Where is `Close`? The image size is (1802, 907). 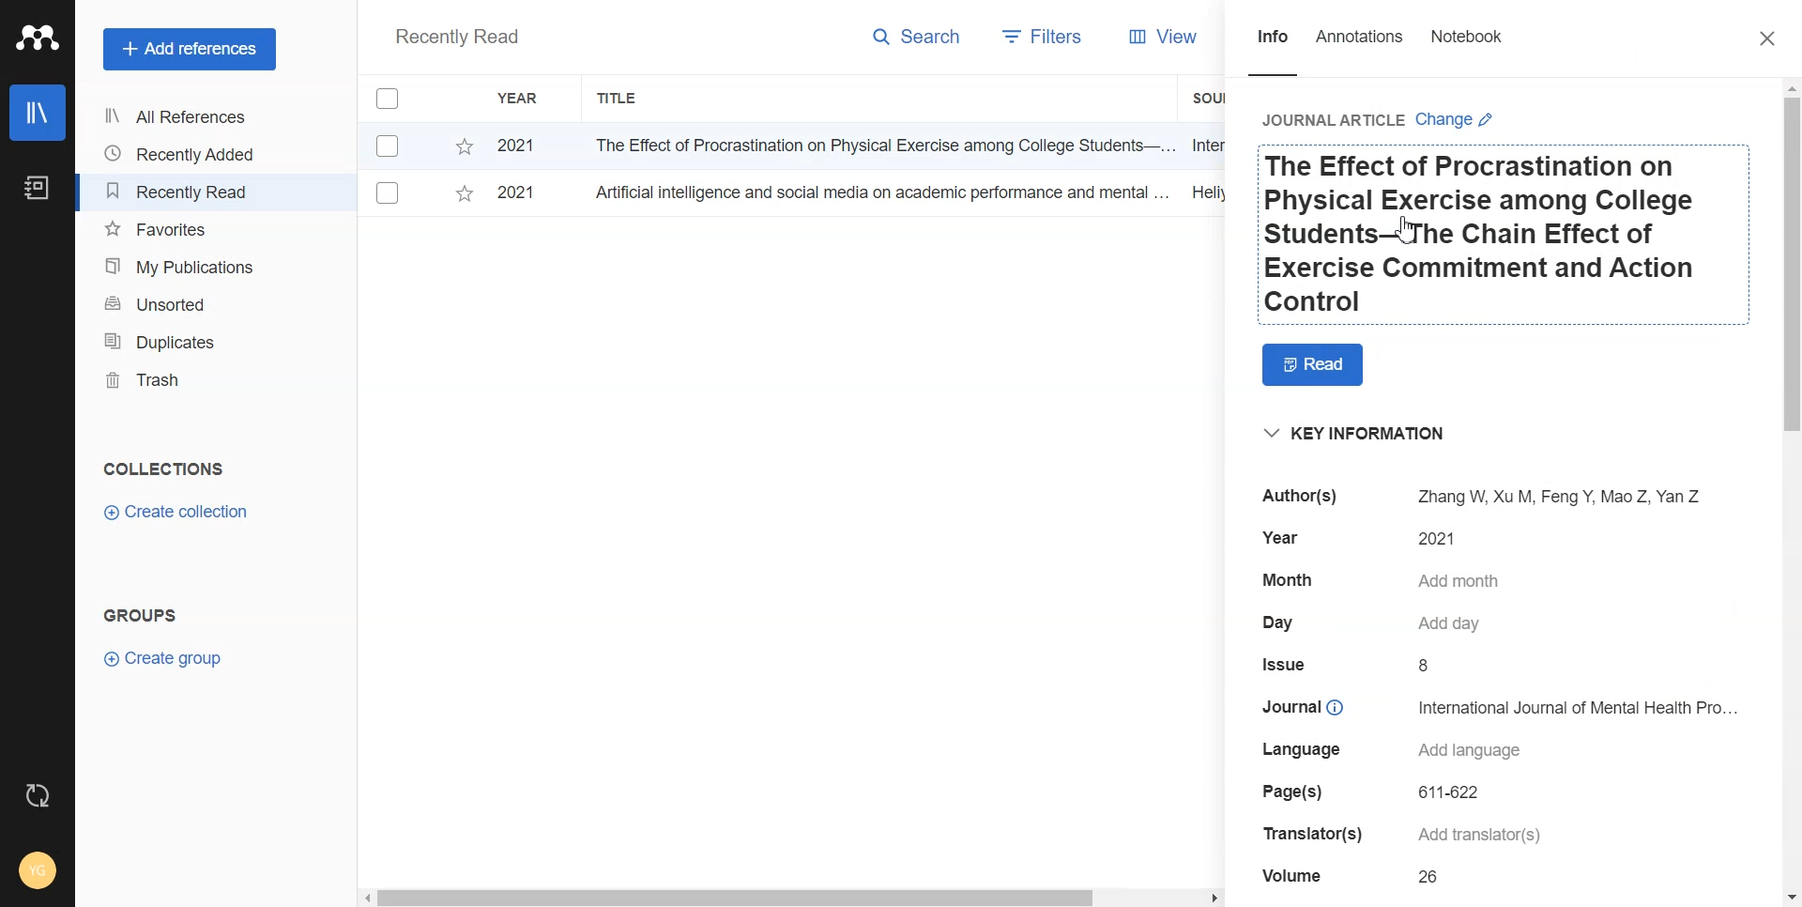
Close is located at coordinates (1768, 40).